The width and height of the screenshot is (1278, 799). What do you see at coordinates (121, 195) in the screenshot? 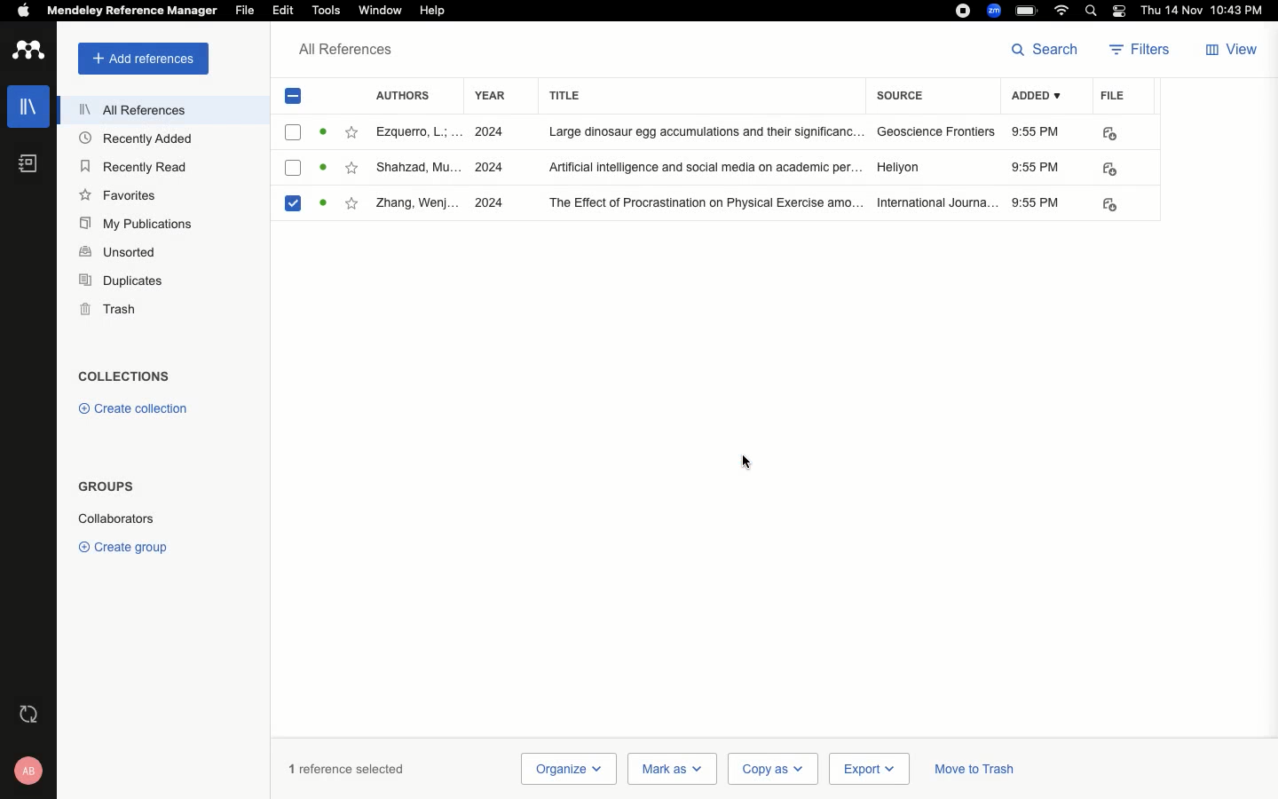
I see `Favorites` at bounding box center [121, 195].